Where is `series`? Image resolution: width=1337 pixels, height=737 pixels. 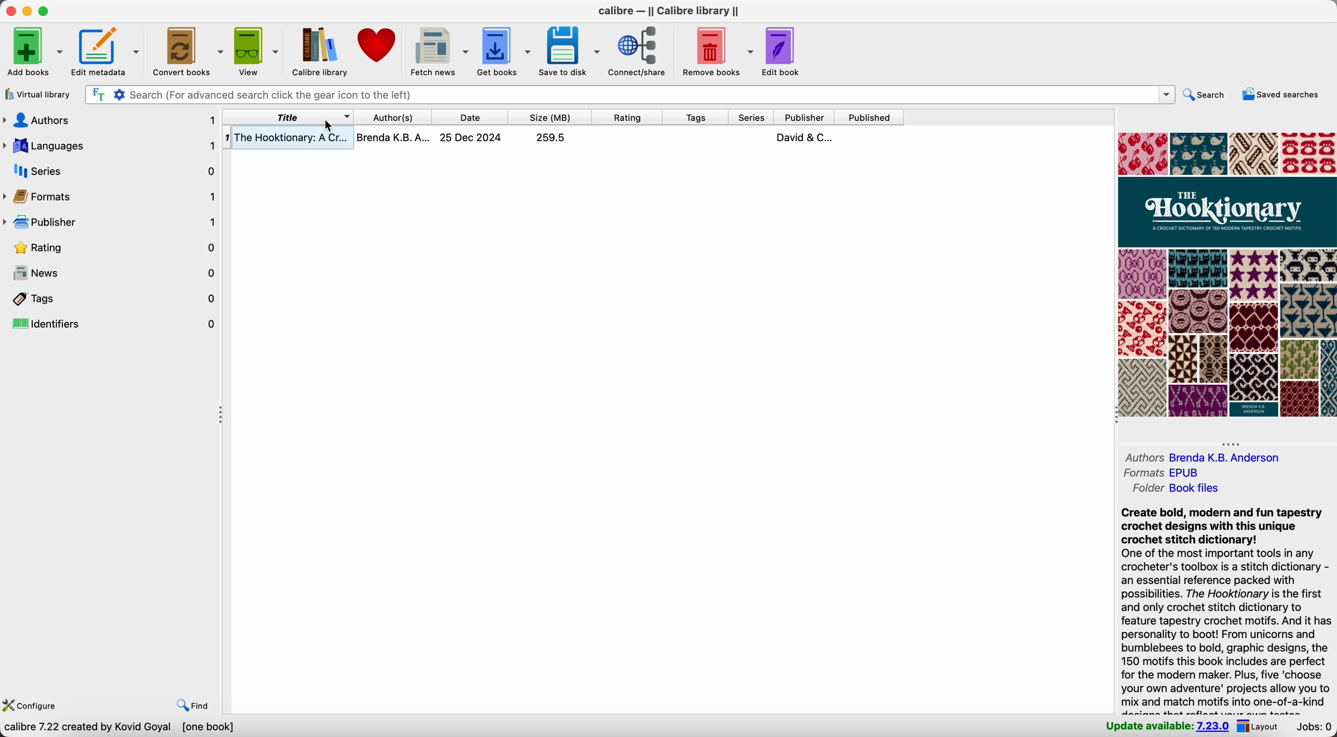
series is located at coordinates (749, 117).